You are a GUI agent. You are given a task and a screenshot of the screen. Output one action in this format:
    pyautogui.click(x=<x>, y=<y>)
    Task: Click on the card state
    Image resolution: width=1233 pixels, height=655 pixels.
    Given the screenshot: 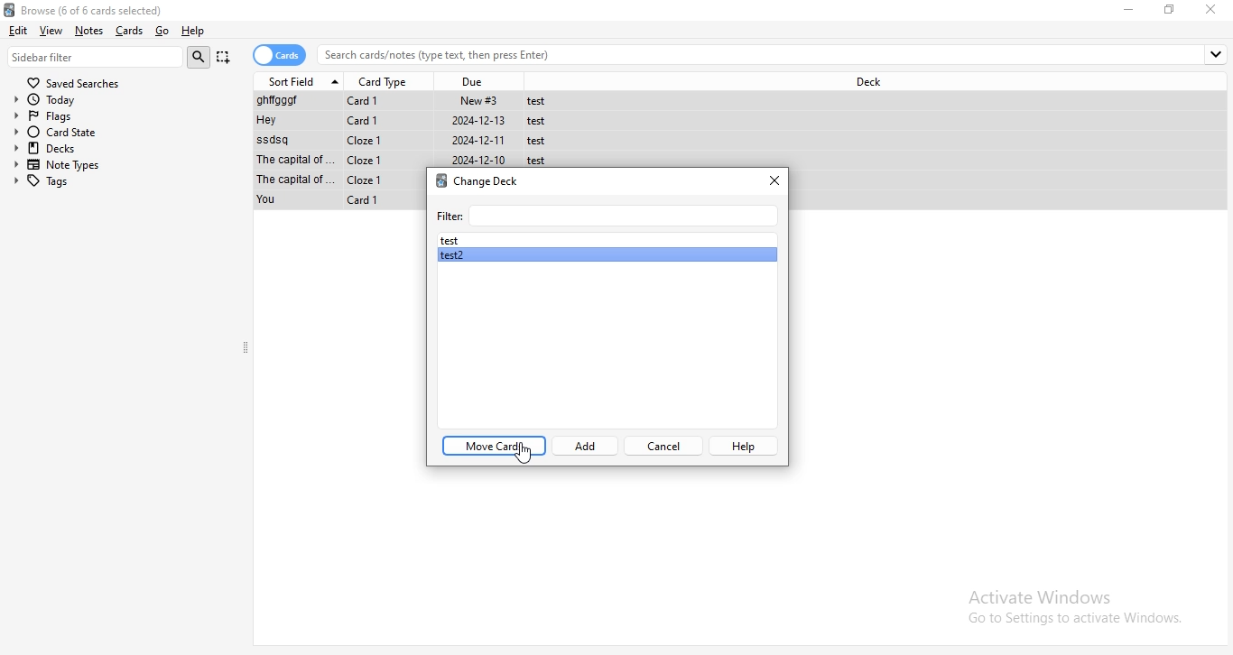 What is the action you would take?
    pyautogui.click(x=121, y=133)
    